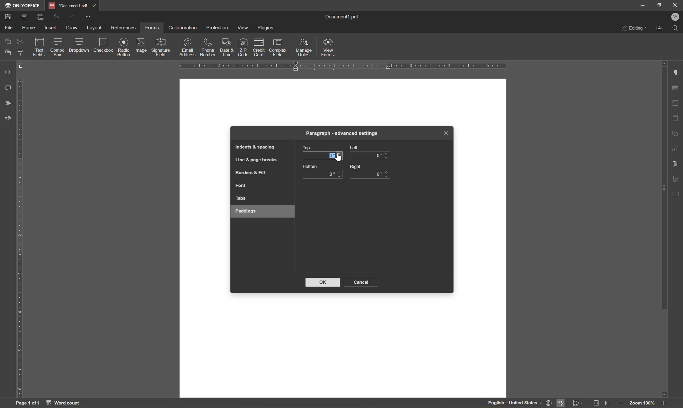  Describe the element at coordinates (676, 164) in the screenshot. I see `text art settings` at that location.